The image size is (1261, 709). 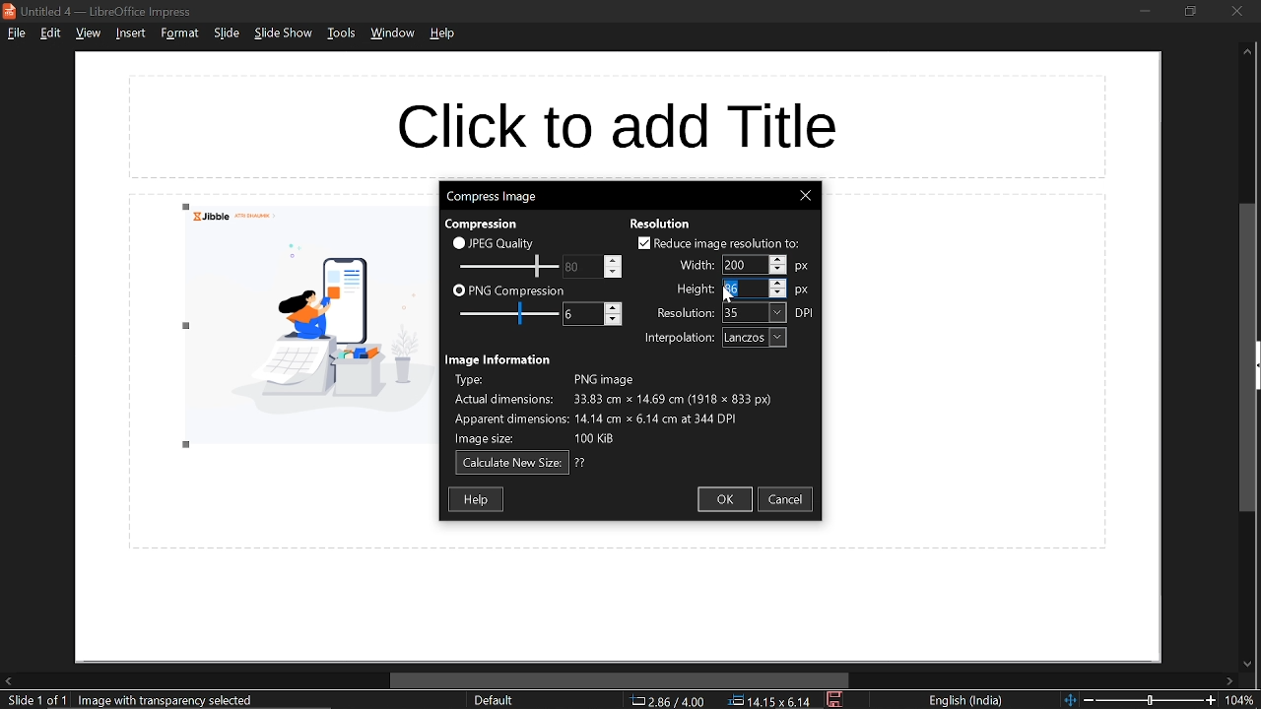 I want to click on PNG compression, so click(x=508, y=291).